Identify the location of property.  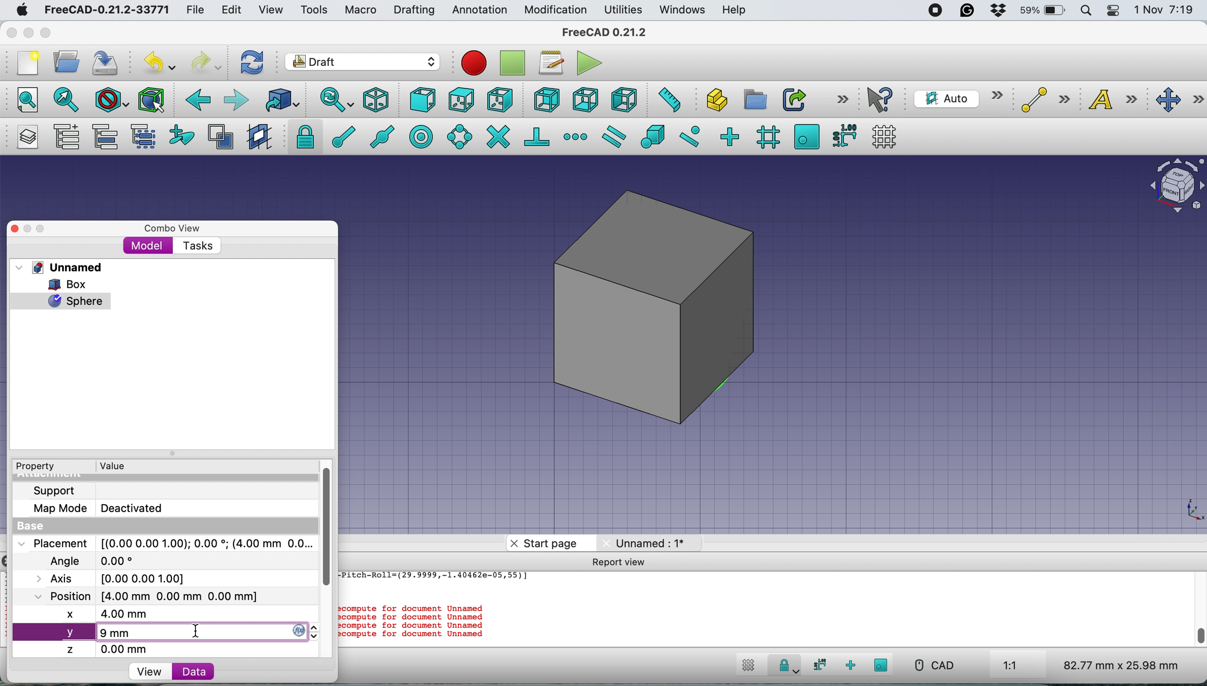
(42, 466).